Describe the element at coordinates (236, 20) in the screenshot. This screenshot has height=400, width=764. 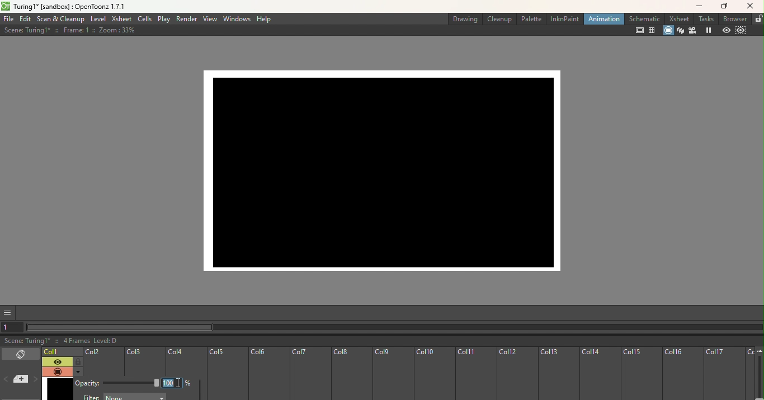
I see `Windows` at that location.